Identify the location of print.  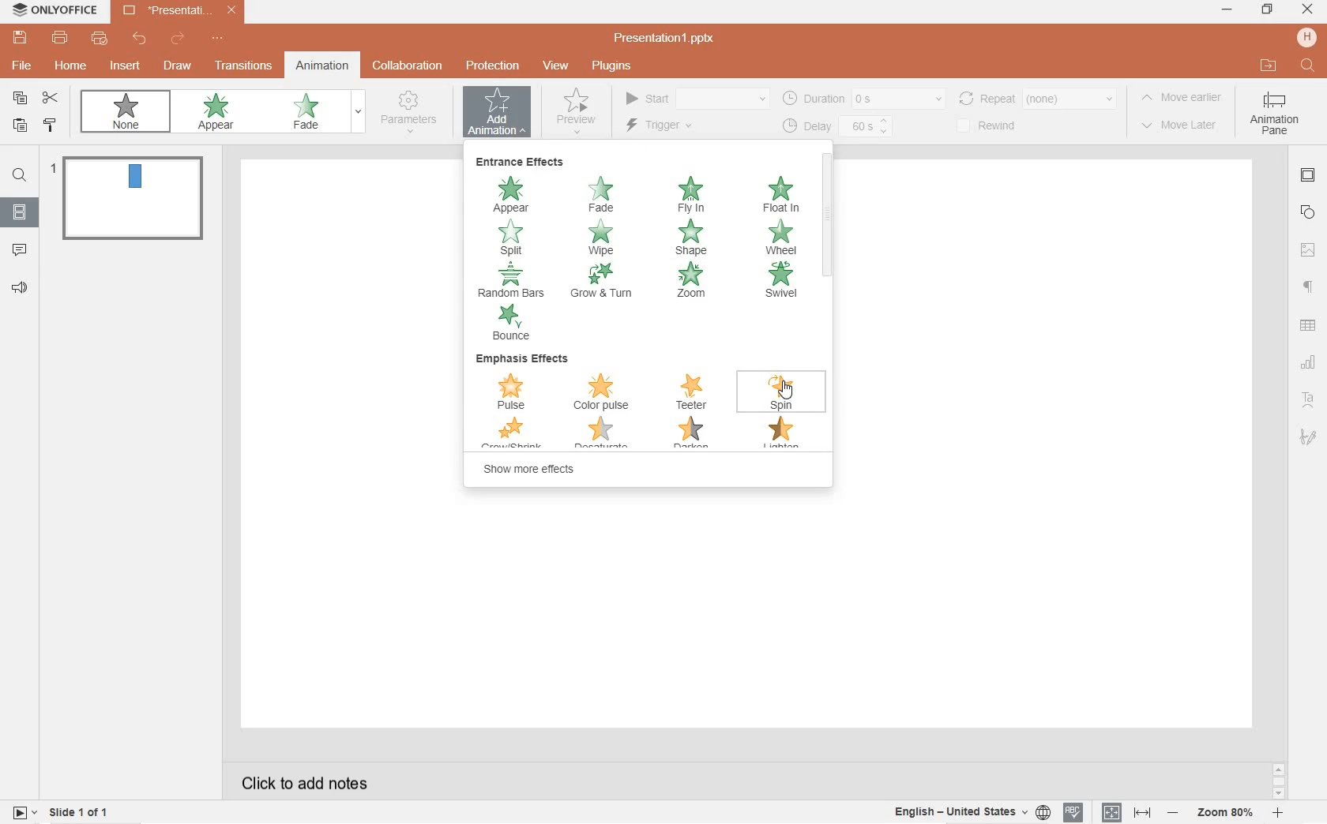
(61, 38).